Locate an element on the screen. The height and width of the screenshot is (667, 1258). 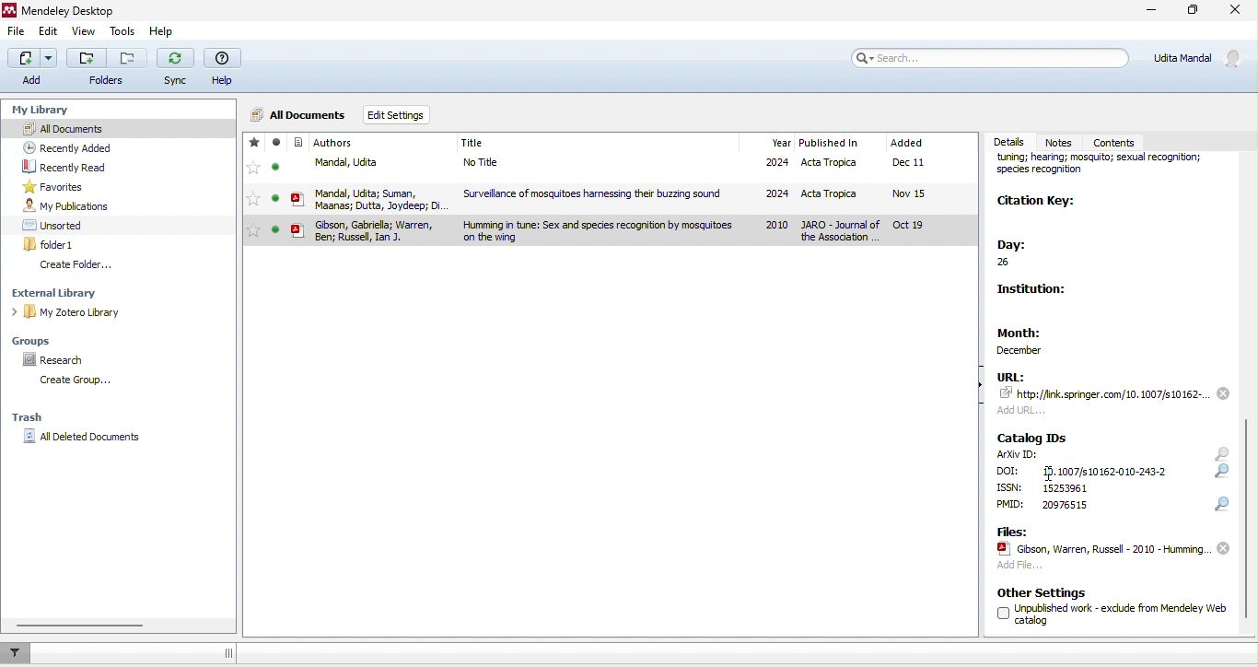
groups is located at coordinates (38, 339).